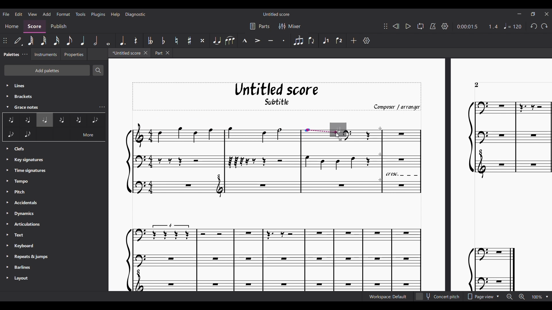  What do you see at coordinates (257, 40) in the screenshot?
I see `Accent` at bounding box center [257, 40].